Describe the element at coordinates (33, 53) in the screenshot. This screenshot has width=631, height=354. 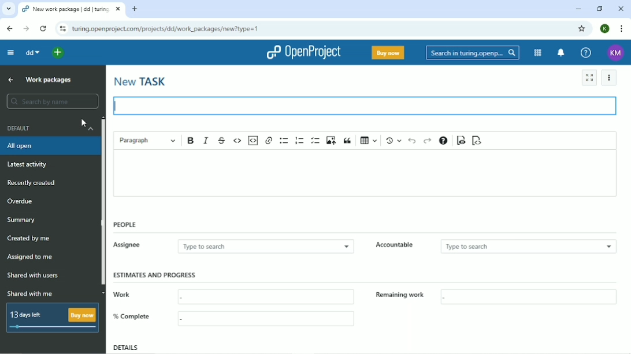
I see `dd` at that location.